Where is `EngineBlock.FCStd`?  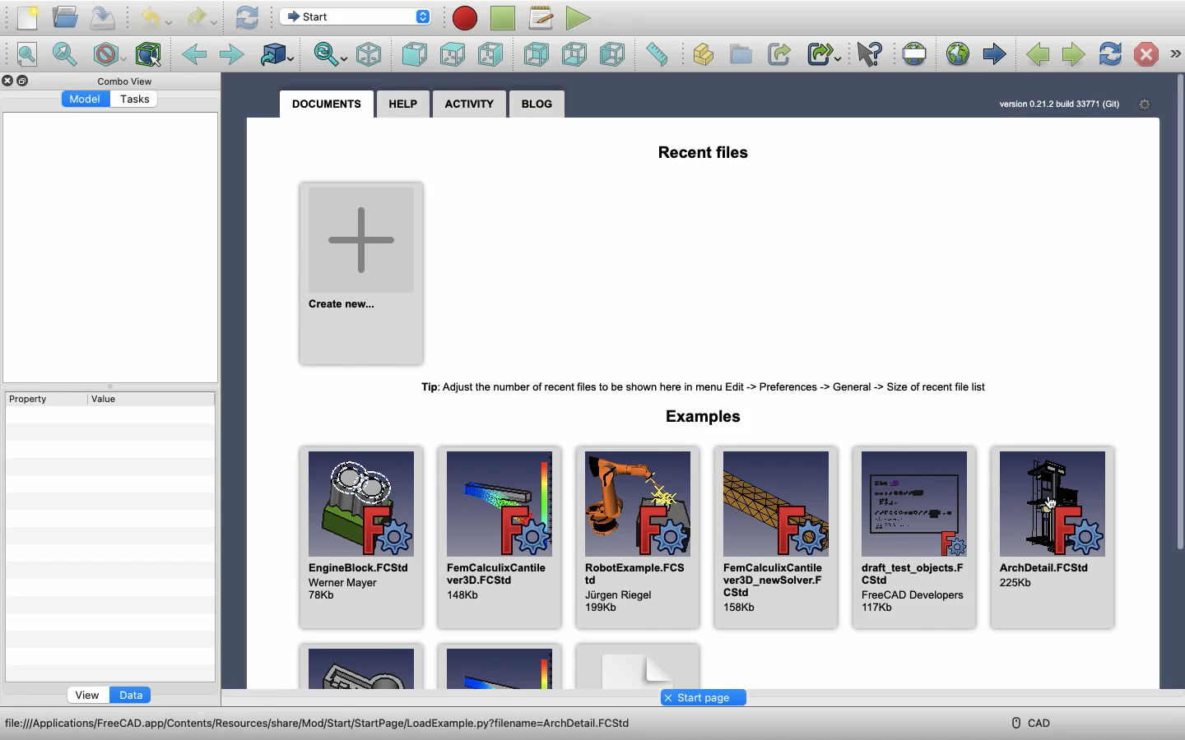
EngineBlock.FCStd is located at coordinates (361, 537).